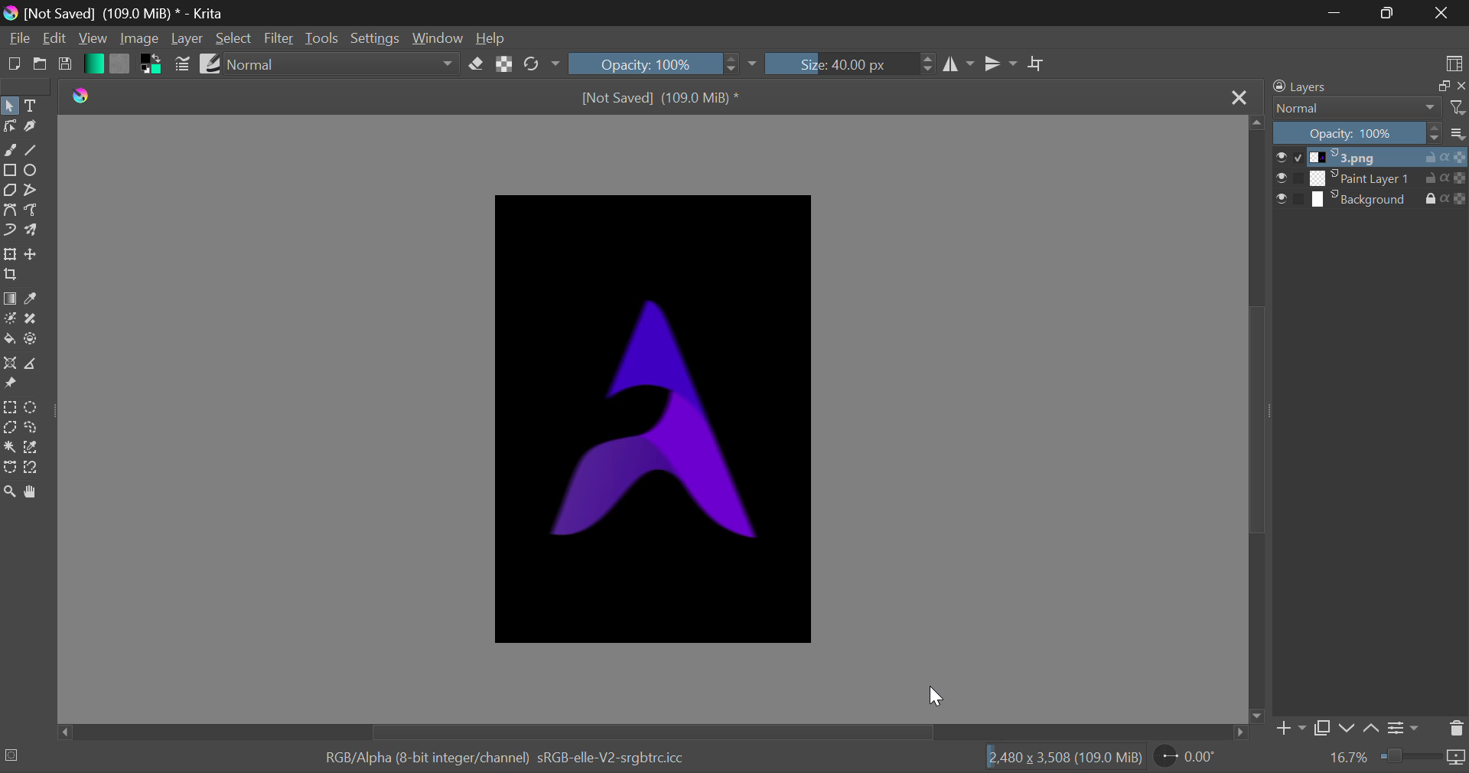  I want to click on Smart Patch Tool, so click(29, 321).